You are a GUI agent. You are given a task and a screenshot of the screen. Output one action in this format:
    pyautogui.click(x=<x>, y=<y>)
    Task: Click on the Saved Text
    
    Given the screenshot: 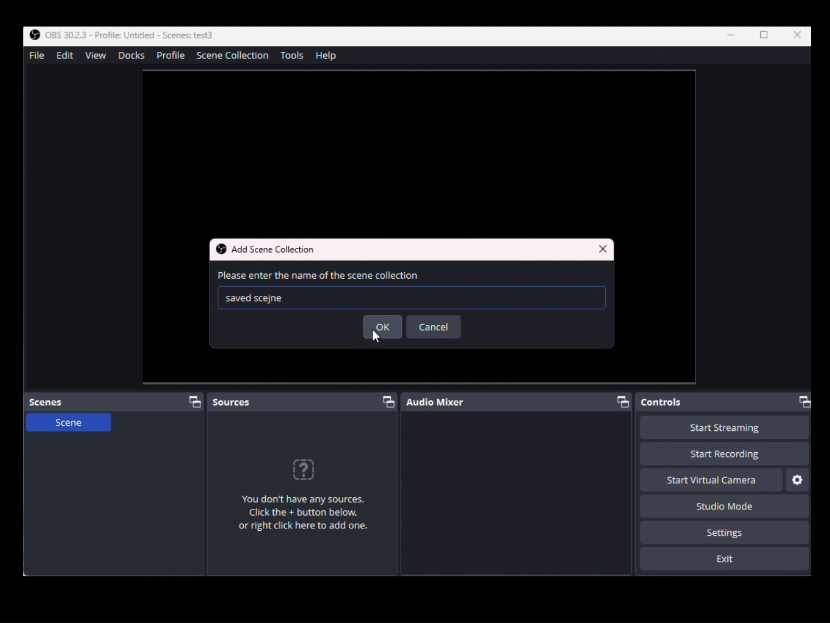 What is the action you would take?
    pyautogui.click(x=255, y=298)
    